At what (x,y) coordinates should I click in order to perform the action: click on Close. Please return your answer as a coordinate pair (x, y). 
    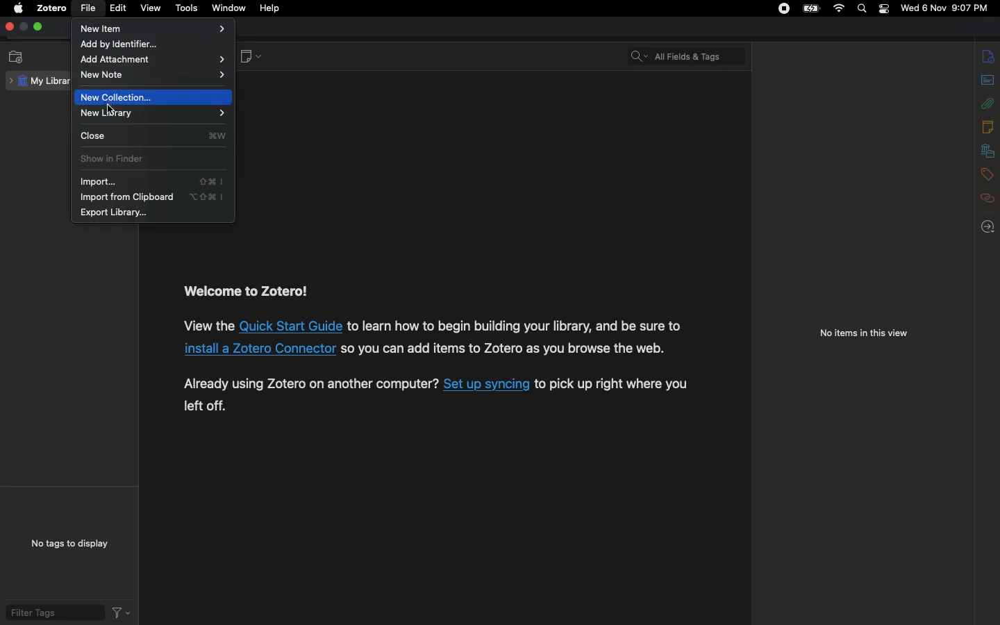
    Looking at the image, I should click on (153, 135).